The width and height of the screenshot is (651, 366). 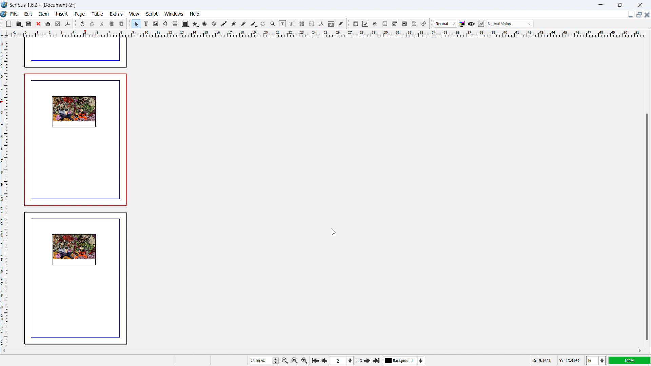 I want to click on pdf list box, so click(x=405, y=24).